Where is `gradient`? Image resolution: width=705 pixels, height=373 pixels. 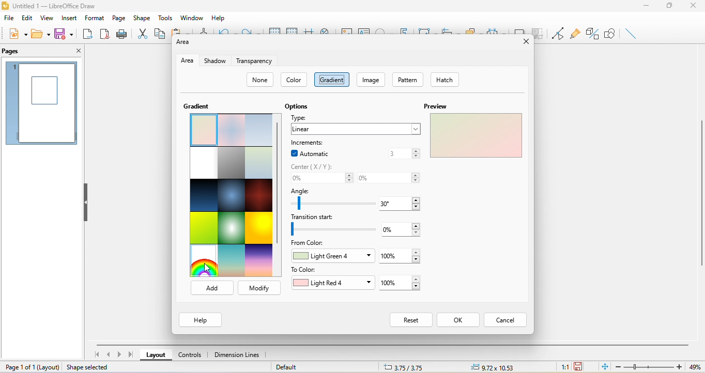
gradient is located at coordinates (195, 106).